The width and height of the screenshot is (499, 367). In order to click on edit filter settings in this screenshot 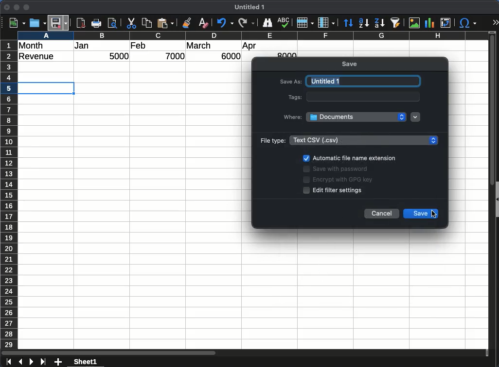, I will do `click(340, 190)`.